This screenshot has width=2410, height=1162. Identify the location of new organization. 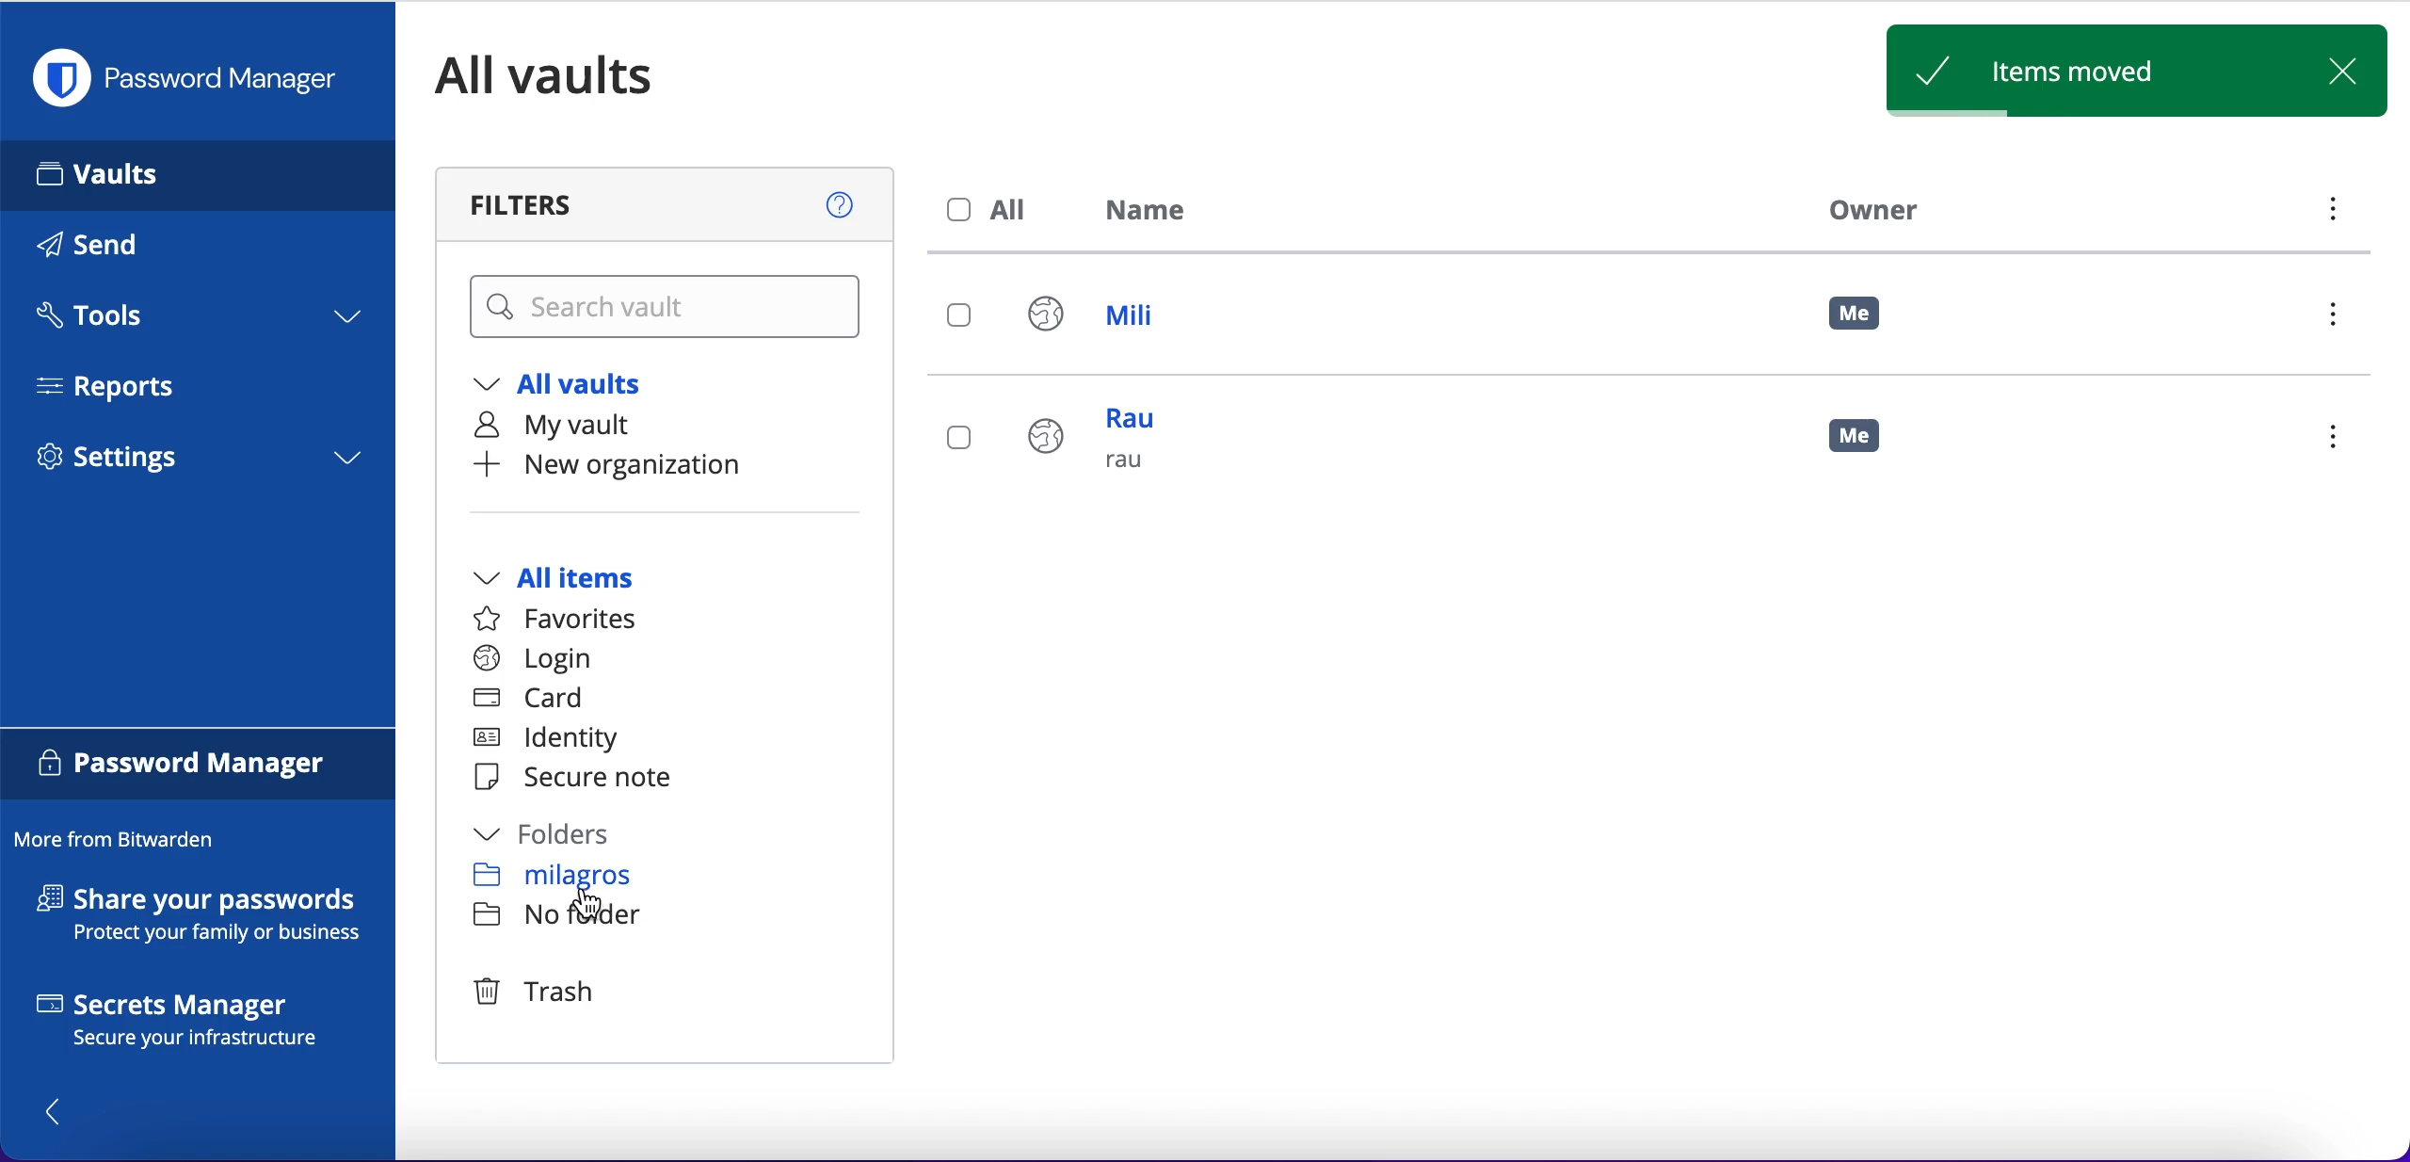
(648, 465).